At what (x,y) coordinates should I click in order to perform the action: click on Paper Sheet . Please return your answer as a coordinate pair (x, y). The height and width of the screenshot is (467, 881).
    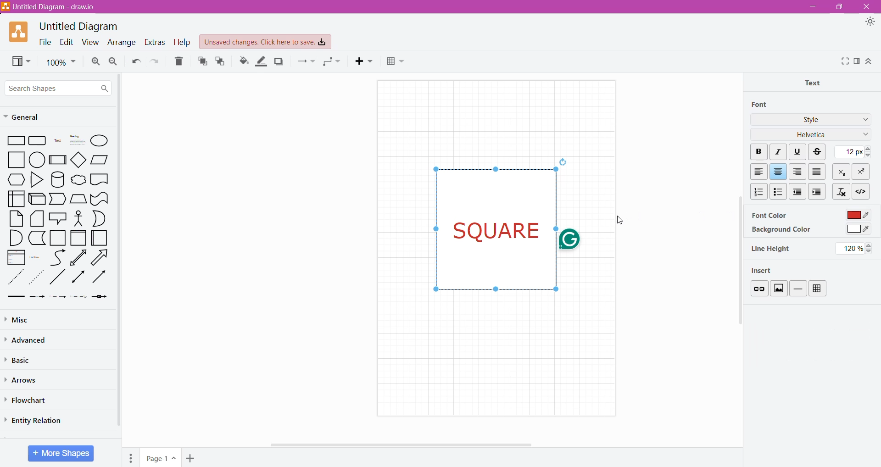
    Looking at the image, I should click on (16, 218).